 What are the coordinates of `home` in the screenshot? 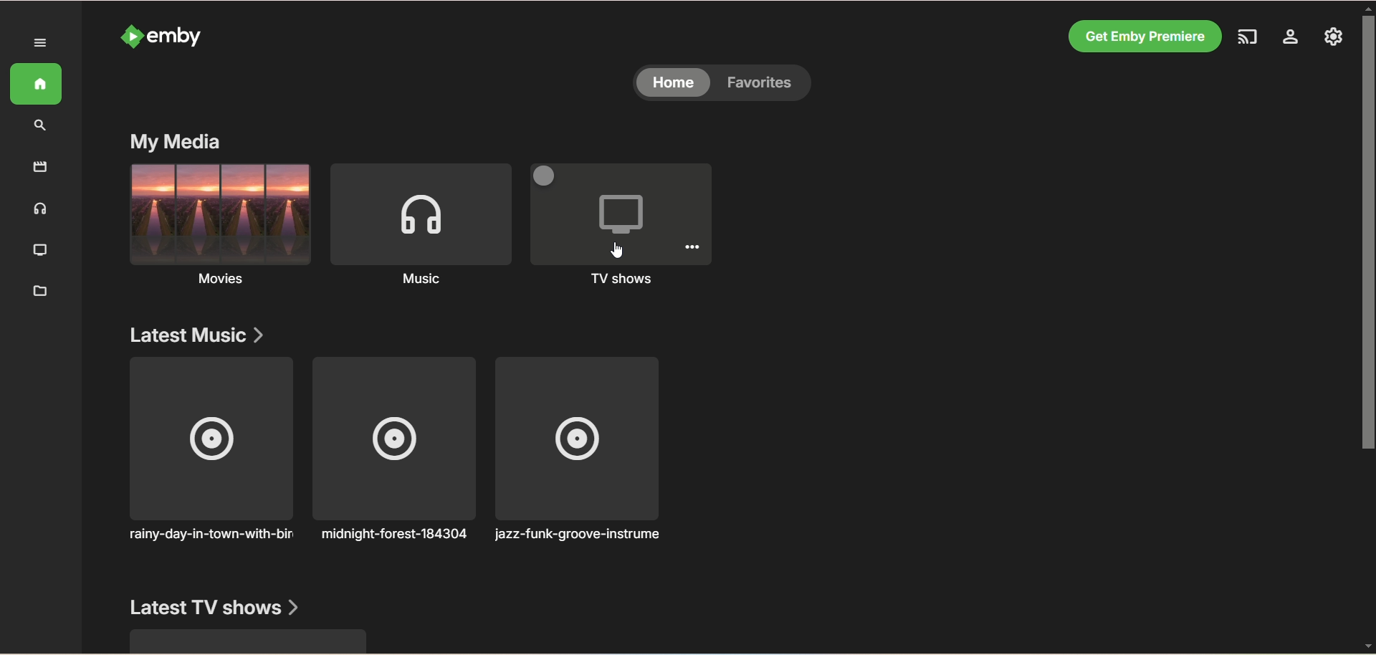 It's located at (34, 85).